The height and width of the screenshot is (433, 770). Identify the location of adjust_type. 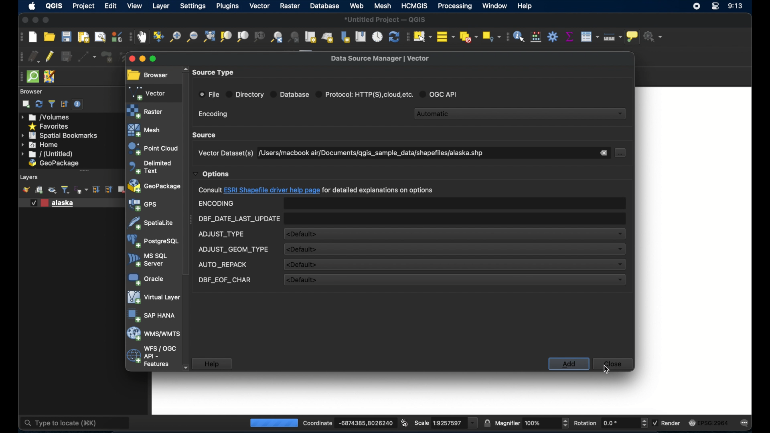
(222, 234).